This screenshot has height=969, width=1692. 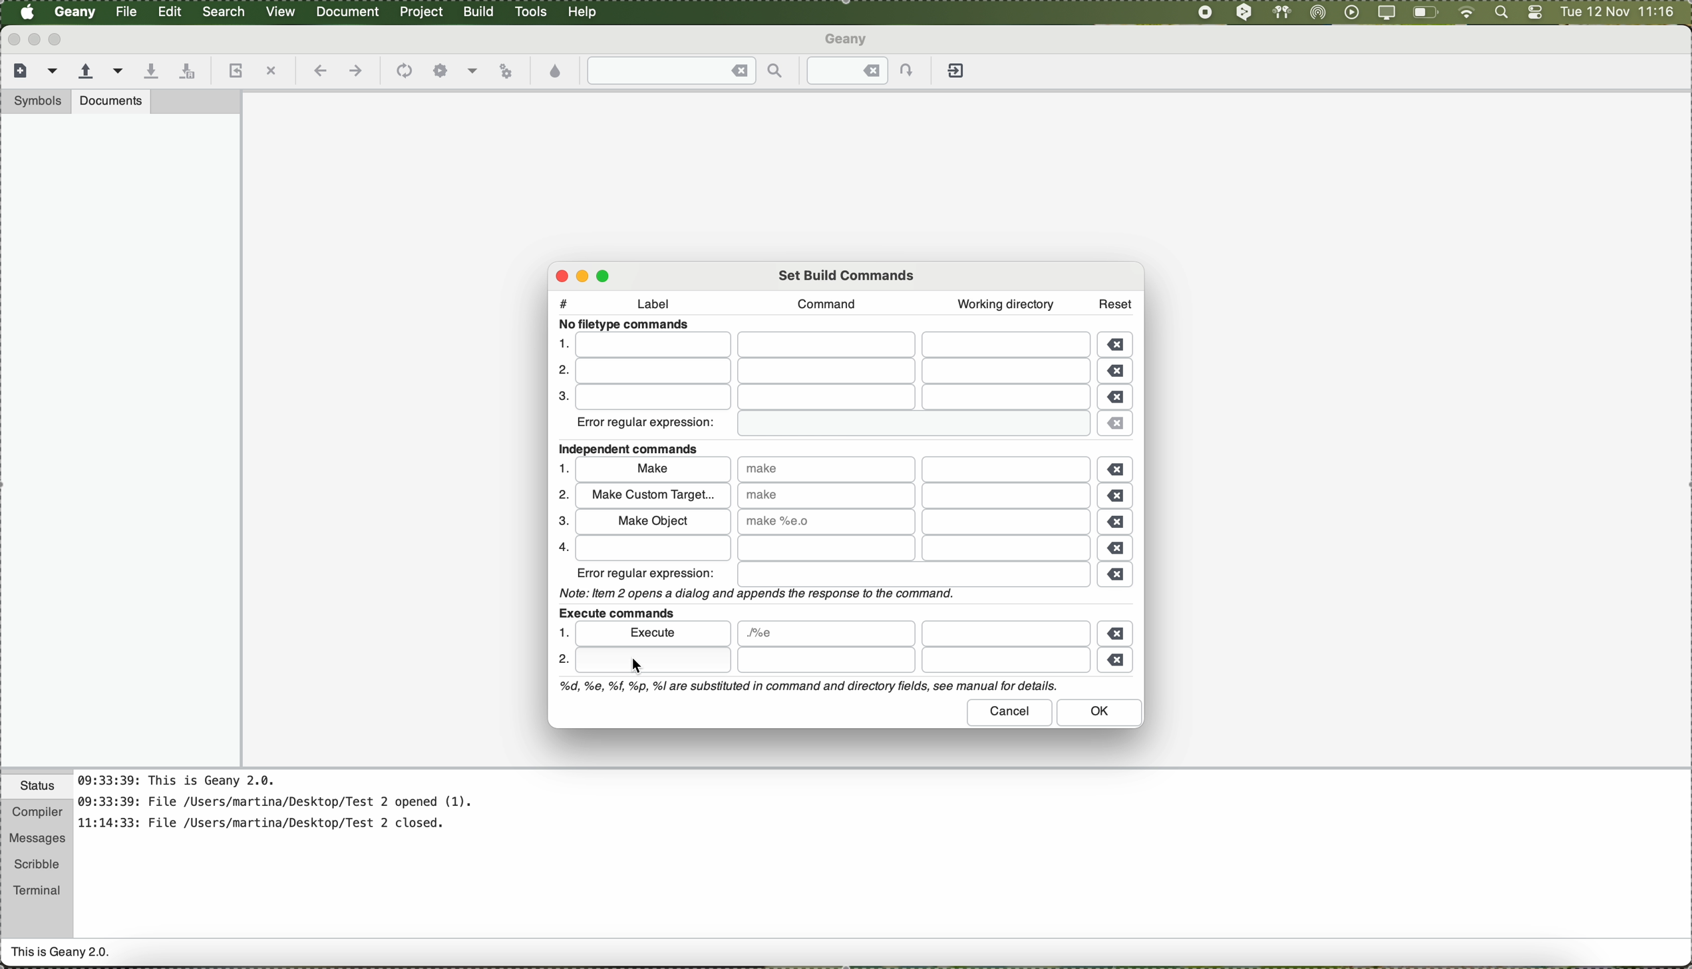 I want to click on independent commands, so click(x=634, y=449).